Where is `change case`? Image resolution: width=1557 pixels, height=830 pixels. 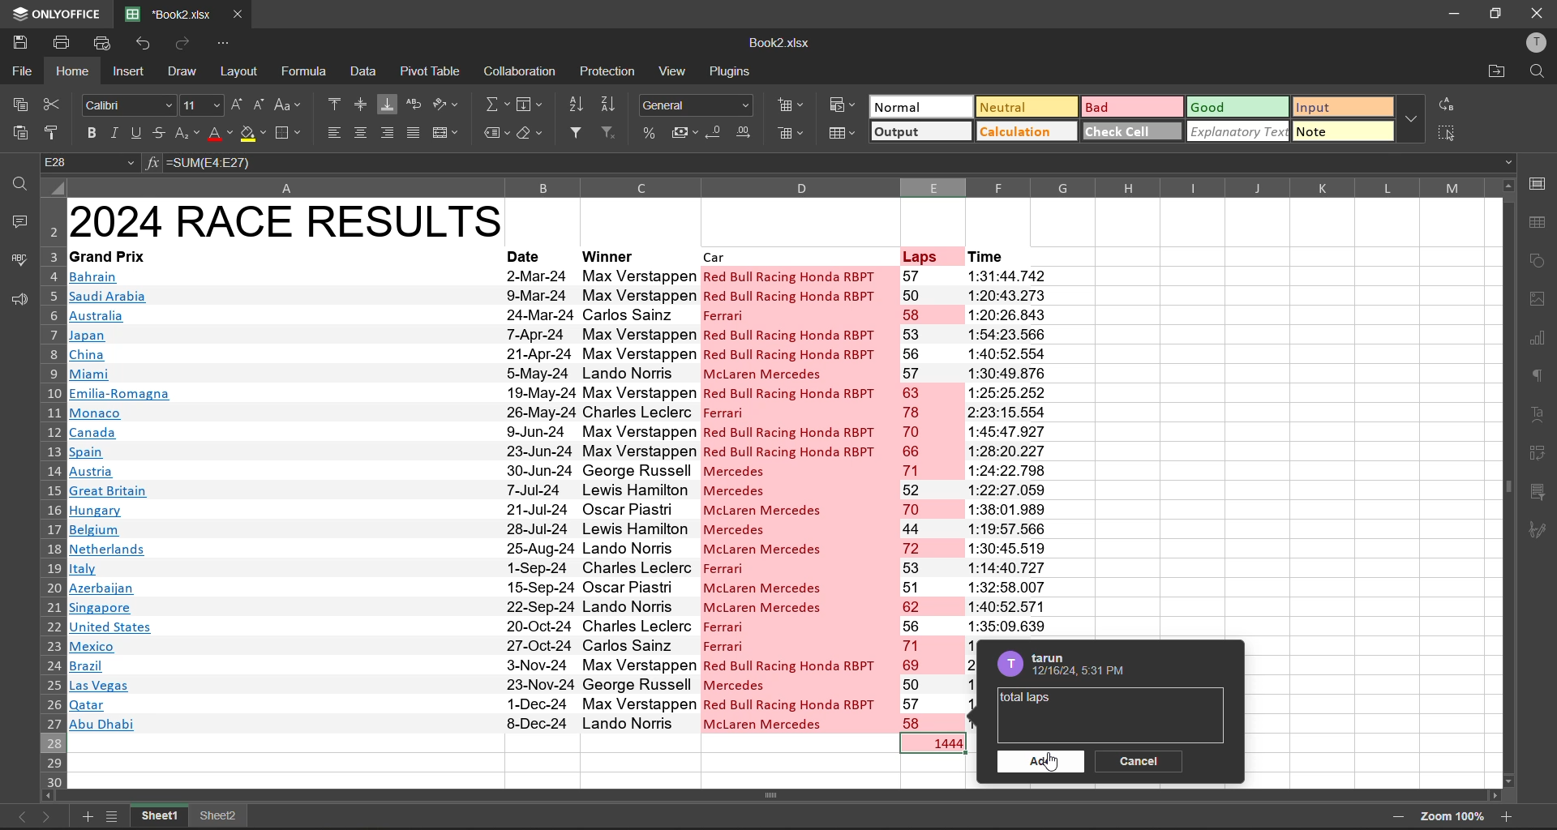
change case is located at coordinates (287, 105).